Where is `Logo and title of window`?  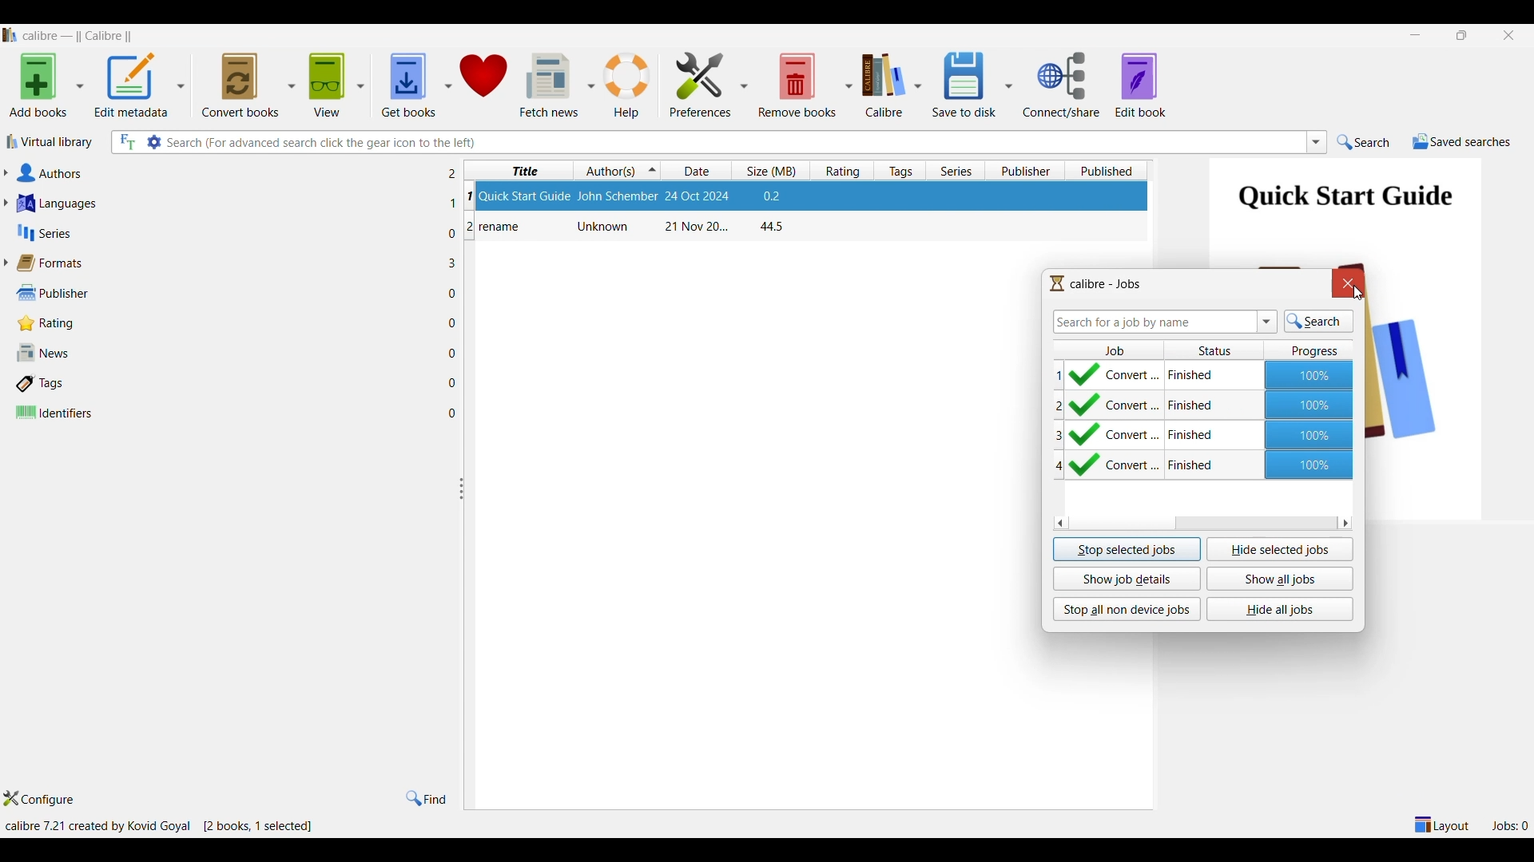 Logo and title of window is located at coordinates (1095, 283).